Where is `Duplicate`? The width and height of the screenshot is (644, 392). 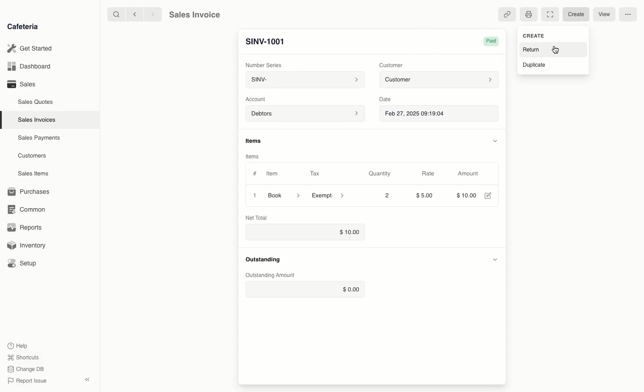 Duplicate is located at coordinates (534, 66).